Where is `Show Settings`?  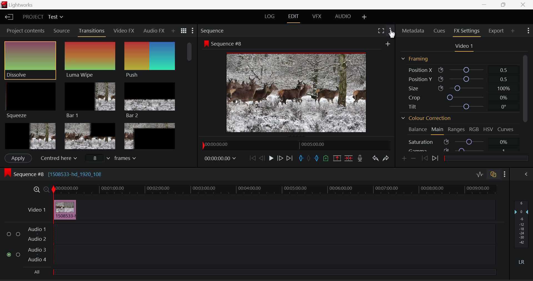 Show Settings is located at coordinates (528, 30).